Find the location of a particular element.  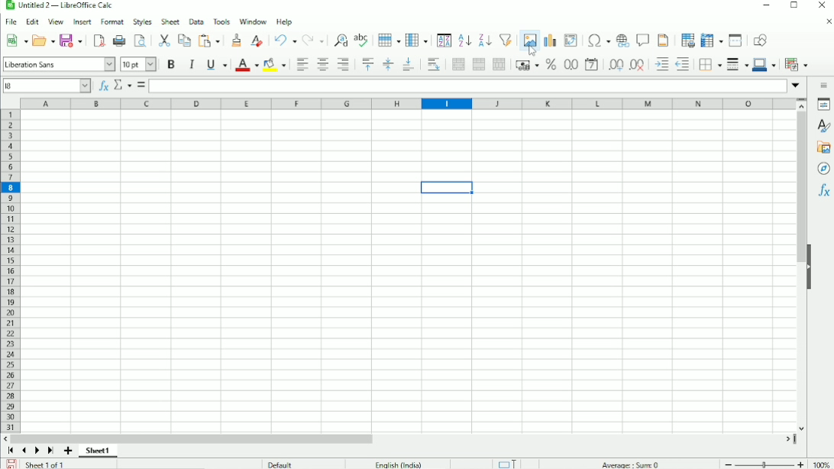

Horizontal scrollbar is located at coordinates (403, 438).